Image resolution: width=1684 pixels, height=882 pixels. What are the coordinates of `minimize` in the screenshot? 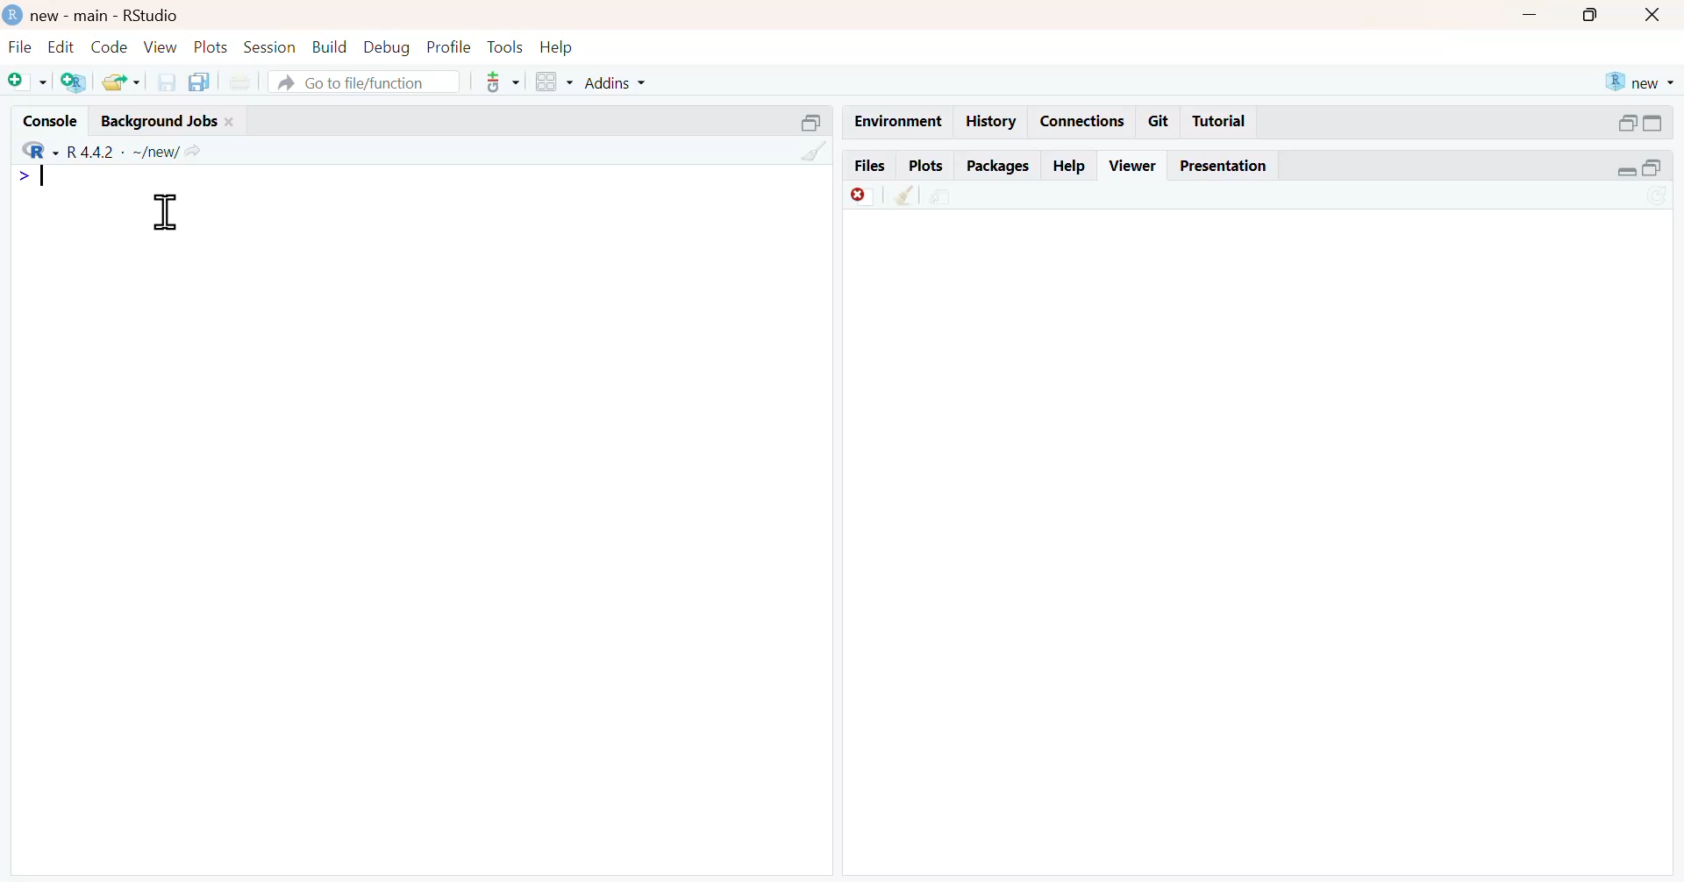 It's located at (1625, 121).